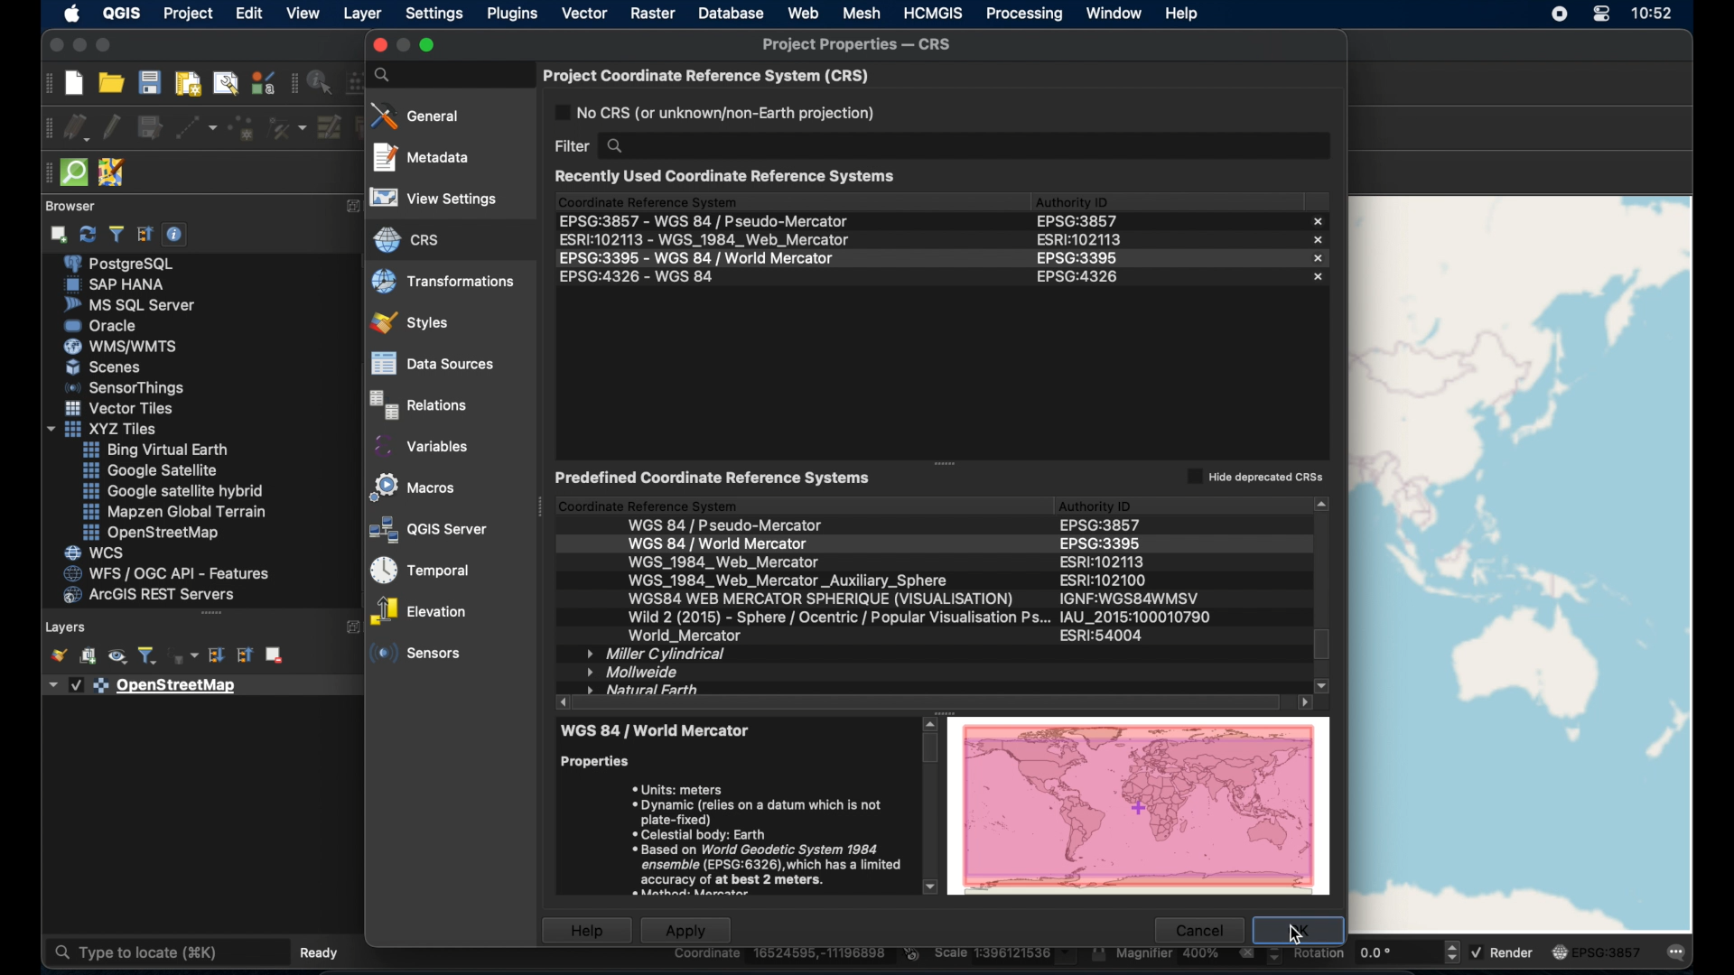  Describe the element at coordinates (418, 403) in the screenshot. I see `relations` at that location.